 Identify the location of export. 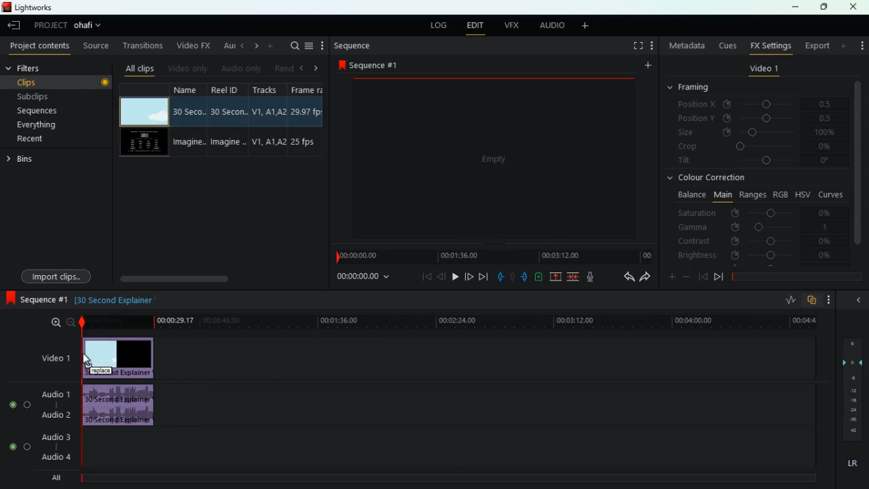
(816, 46).